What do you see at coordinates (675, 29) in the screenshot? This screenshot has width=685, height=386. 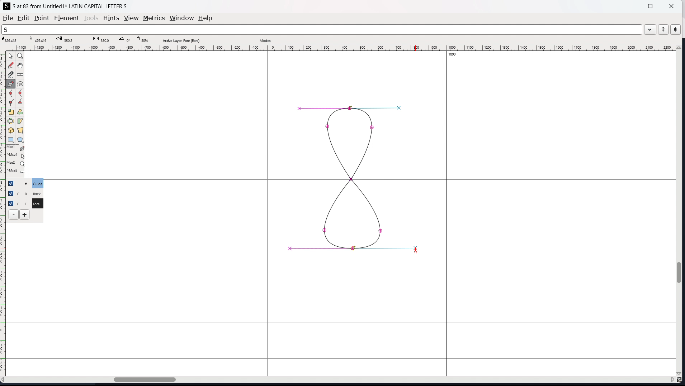 I see `next word in the wordlist` at bounding box center [675, 29].